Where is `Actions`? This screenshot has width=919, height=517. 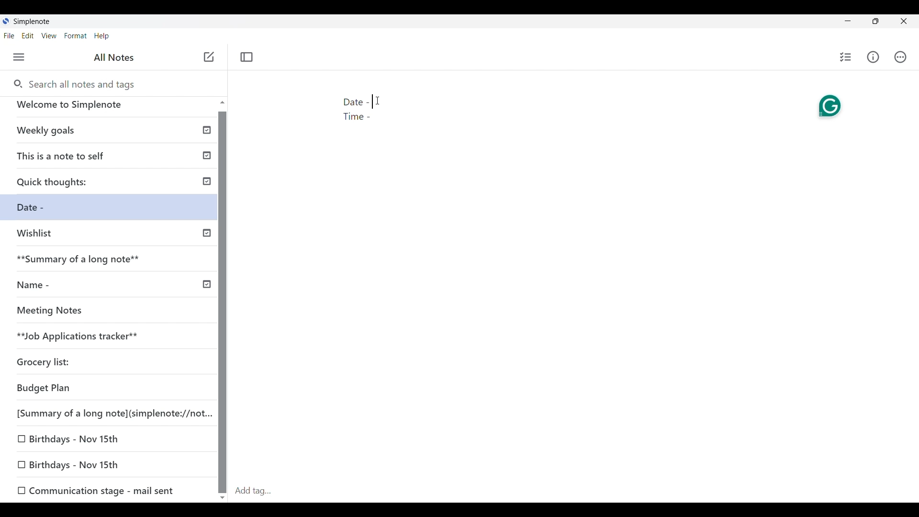
Actions is located at coordinates (900, 57).